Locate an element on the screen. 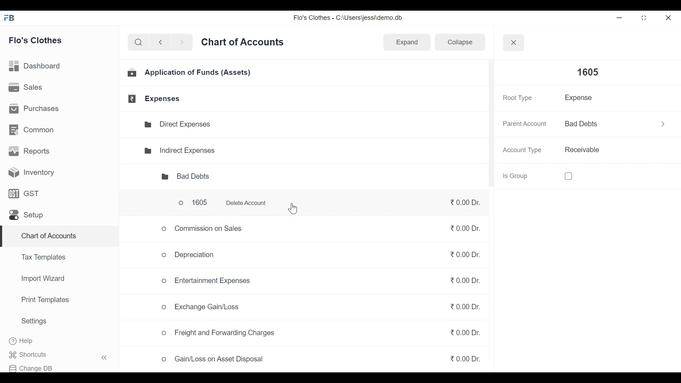  Inventory is located at coordinates (29, 172).